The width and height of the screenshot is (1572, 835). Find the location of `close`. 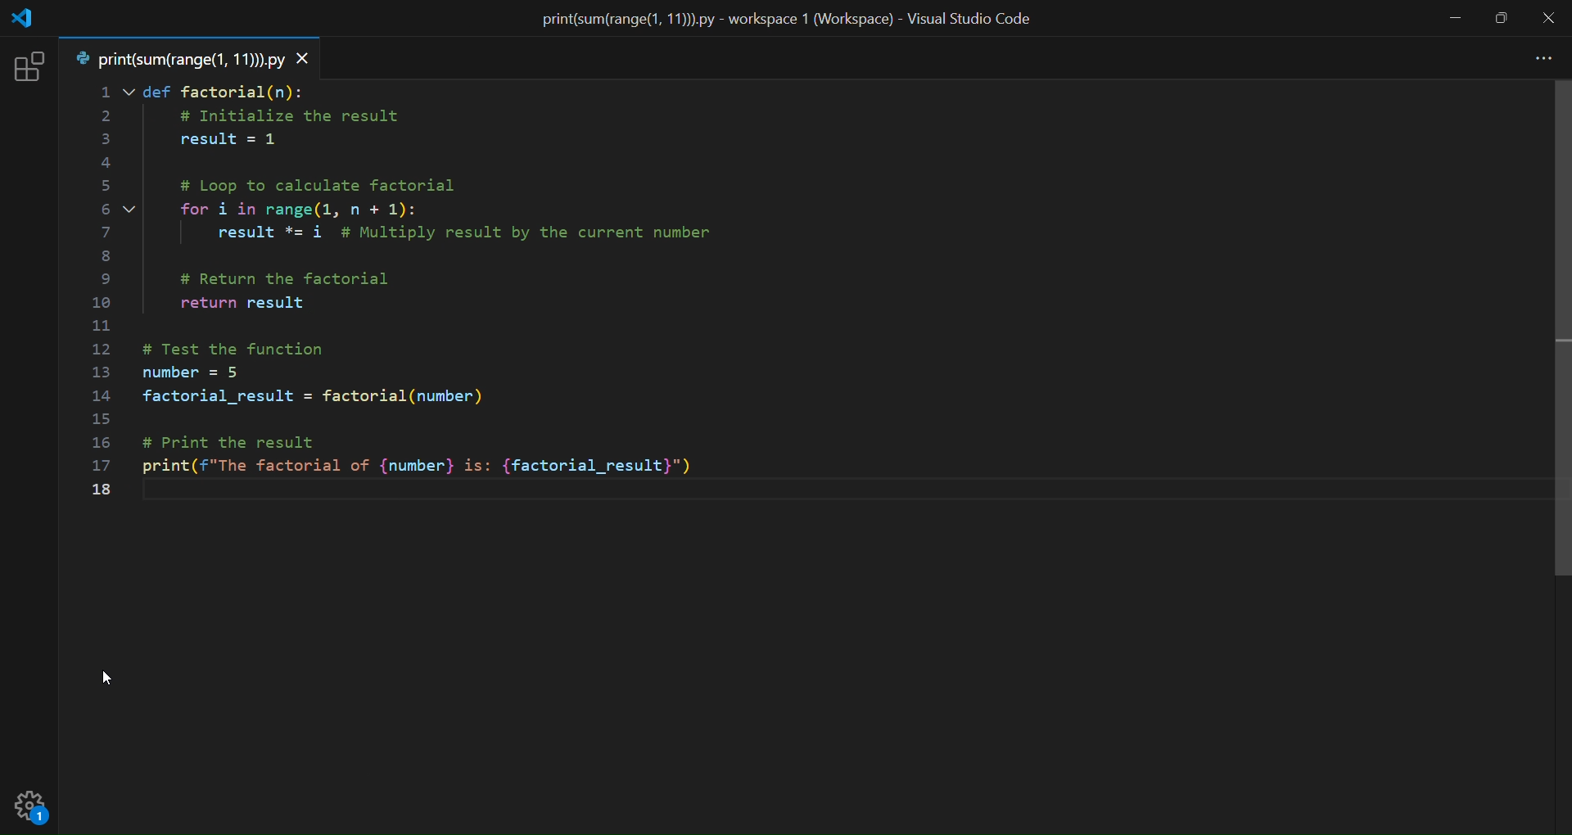

close is located at coordinates (1547, 19).